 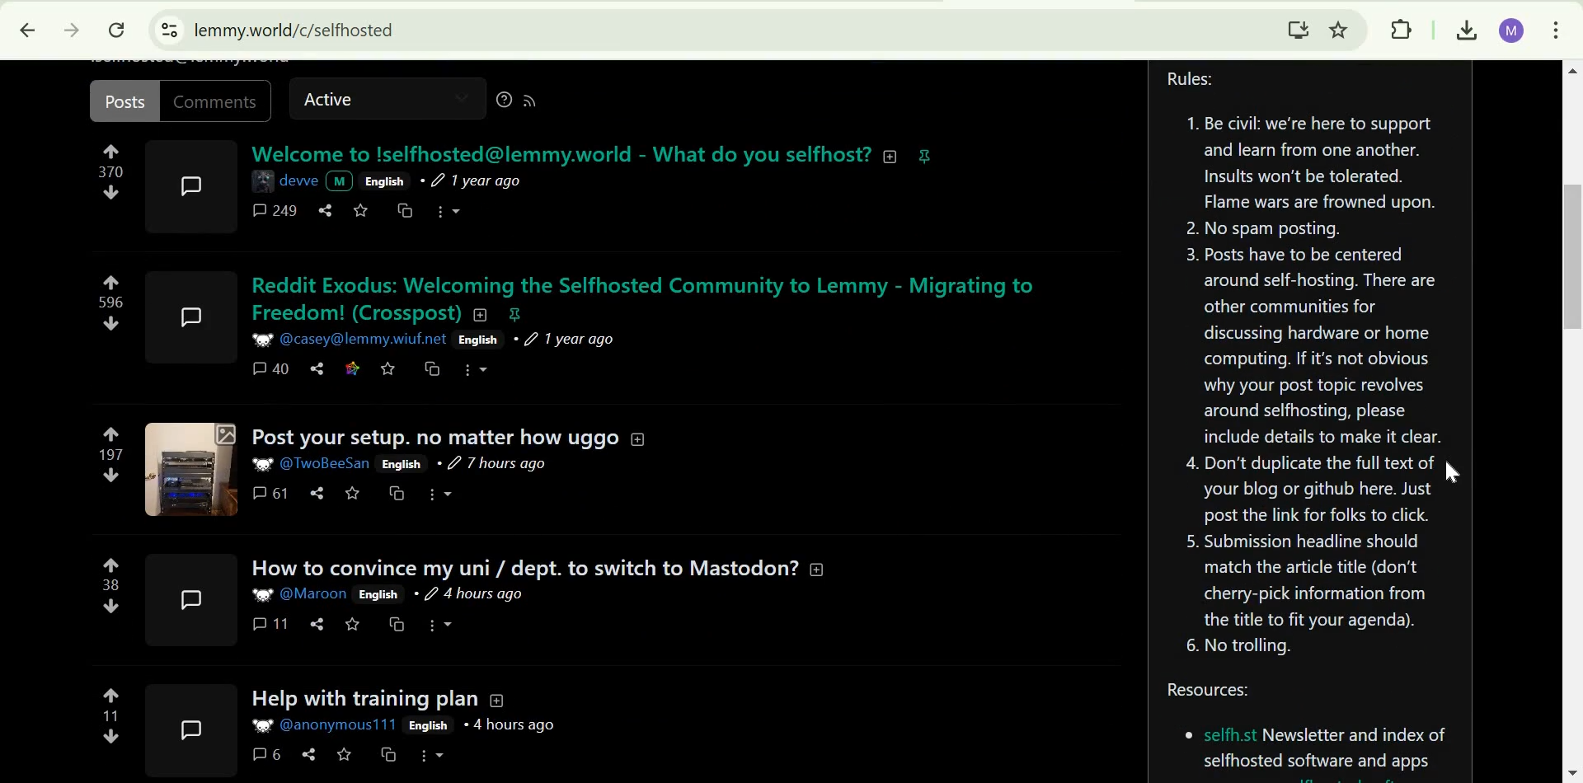 I want to click on More, so click(x=439, y=495).